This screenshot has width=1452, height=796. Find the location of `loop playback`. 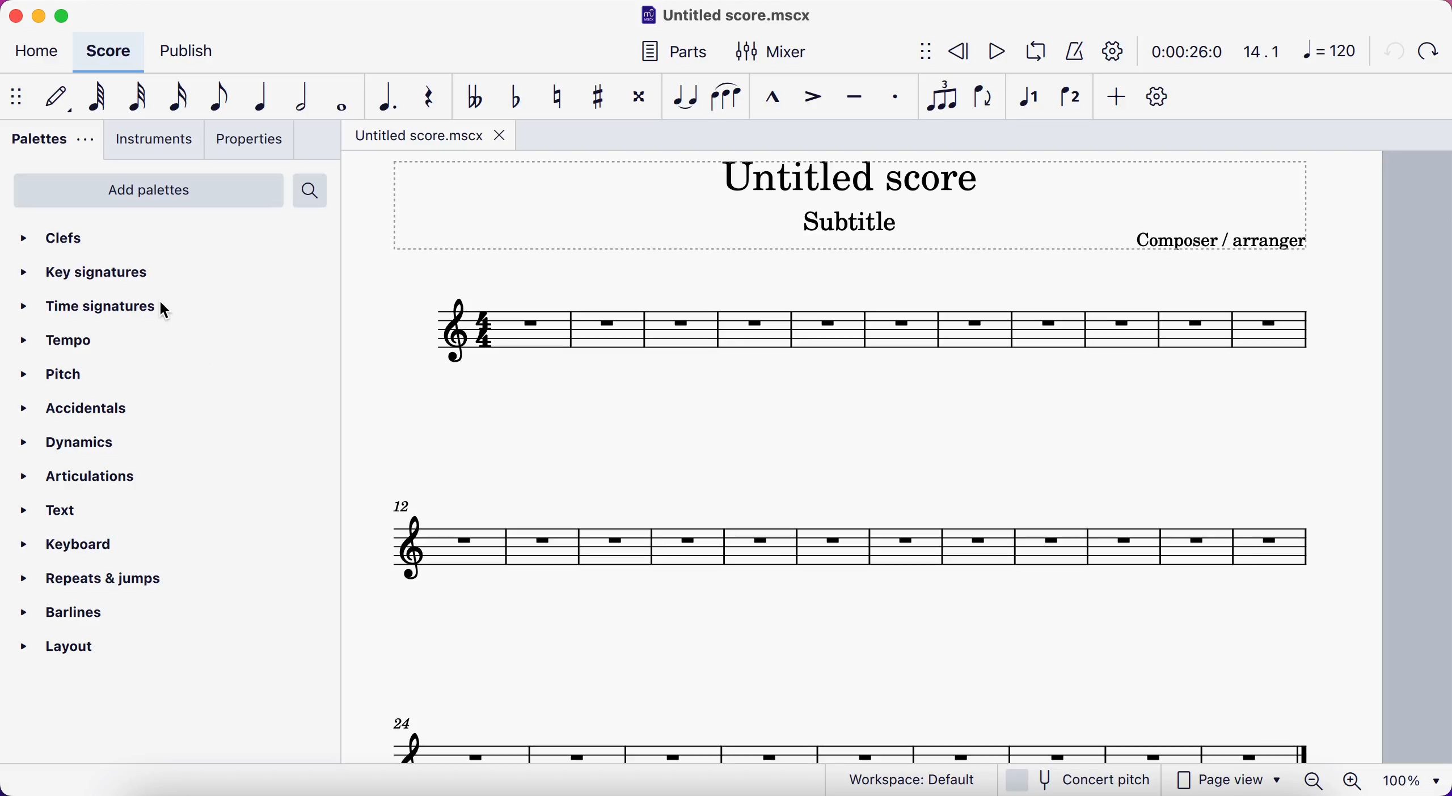

loop playback is located at coordinates (1031, 52).